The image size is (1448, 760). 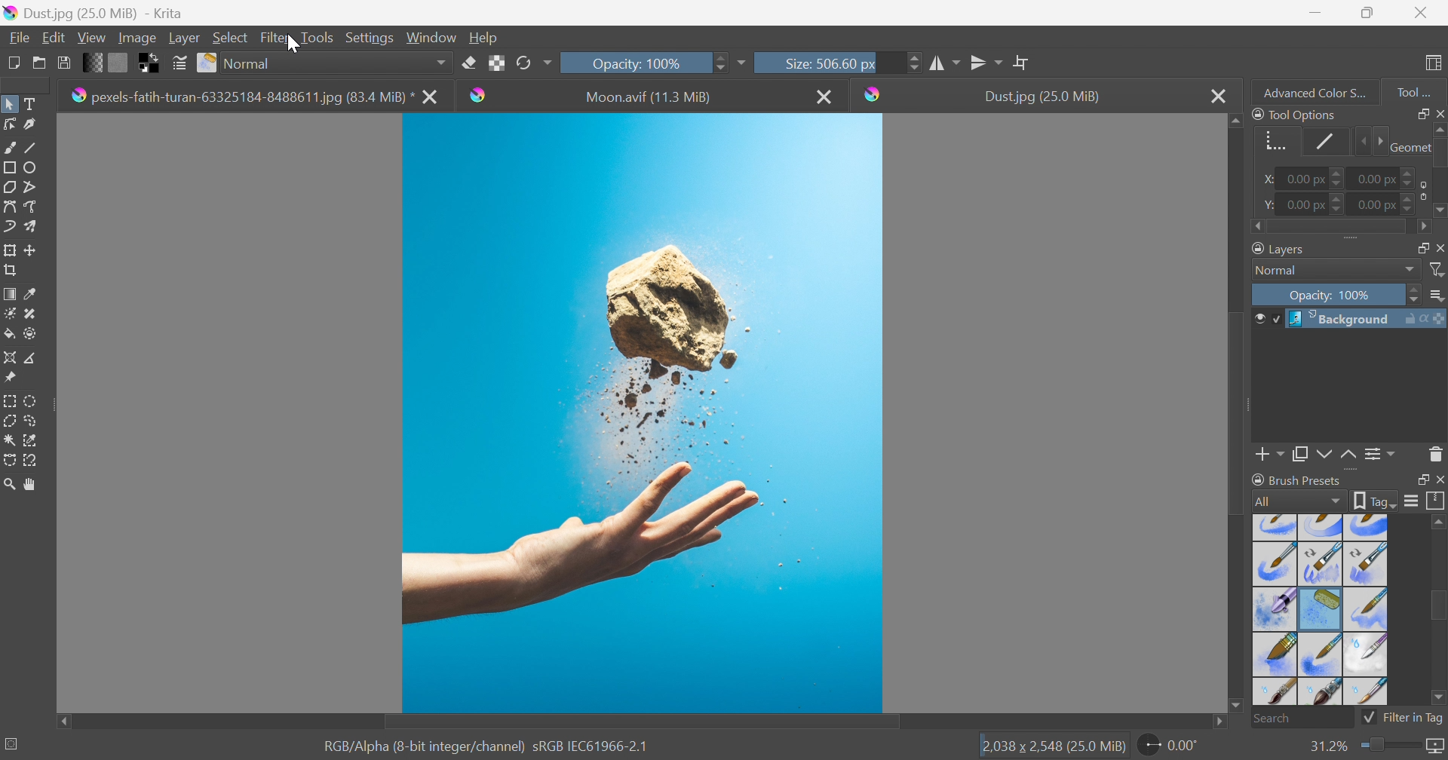 I want to click on Vertical mirror tool, so click(x=946, y=61).